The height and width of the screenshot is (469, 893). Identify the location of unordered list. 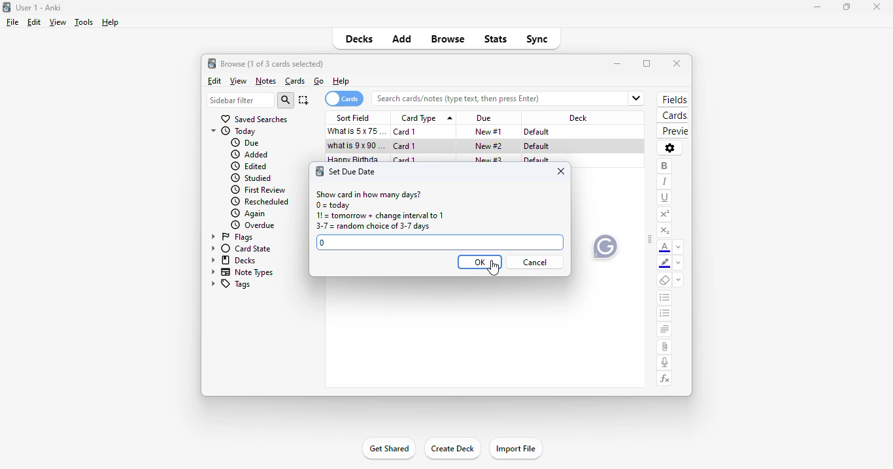
(666, 297).